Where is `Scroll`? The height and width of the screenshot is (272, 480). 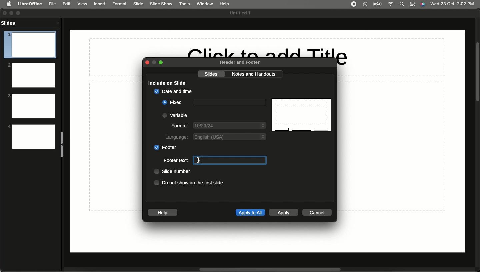
Scroll is located at coordinates (477, 72).